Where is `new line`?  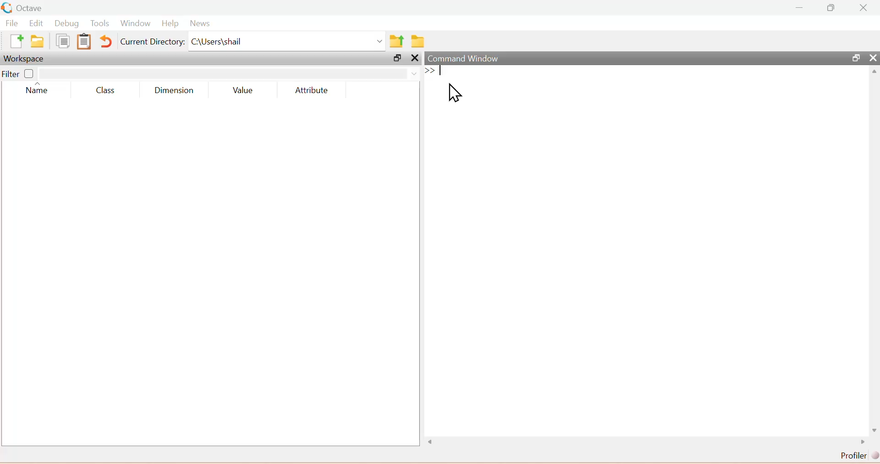 new line is located at coordinates (430, 70).